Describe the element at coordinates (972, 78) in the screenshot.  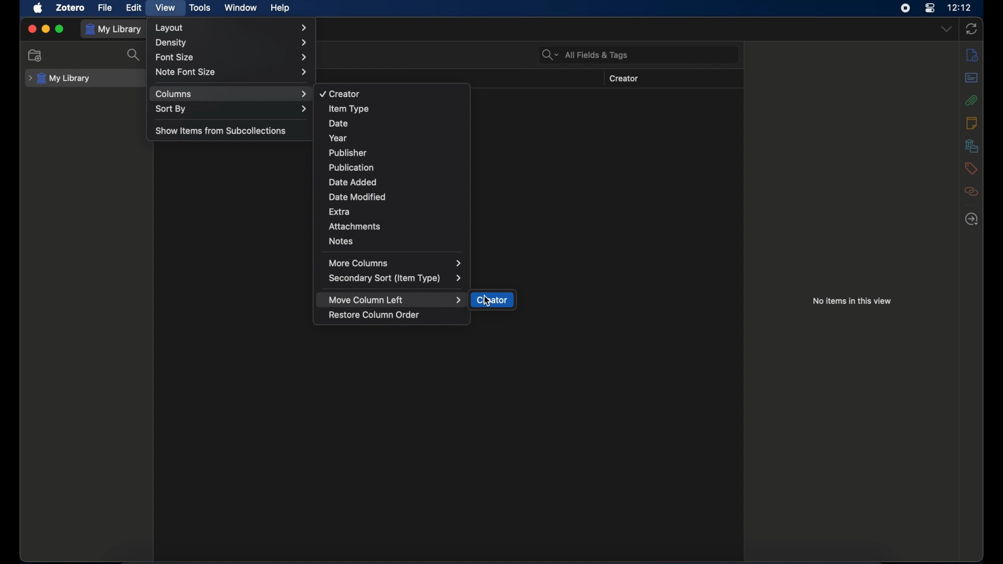
I see `abstract` at that location.